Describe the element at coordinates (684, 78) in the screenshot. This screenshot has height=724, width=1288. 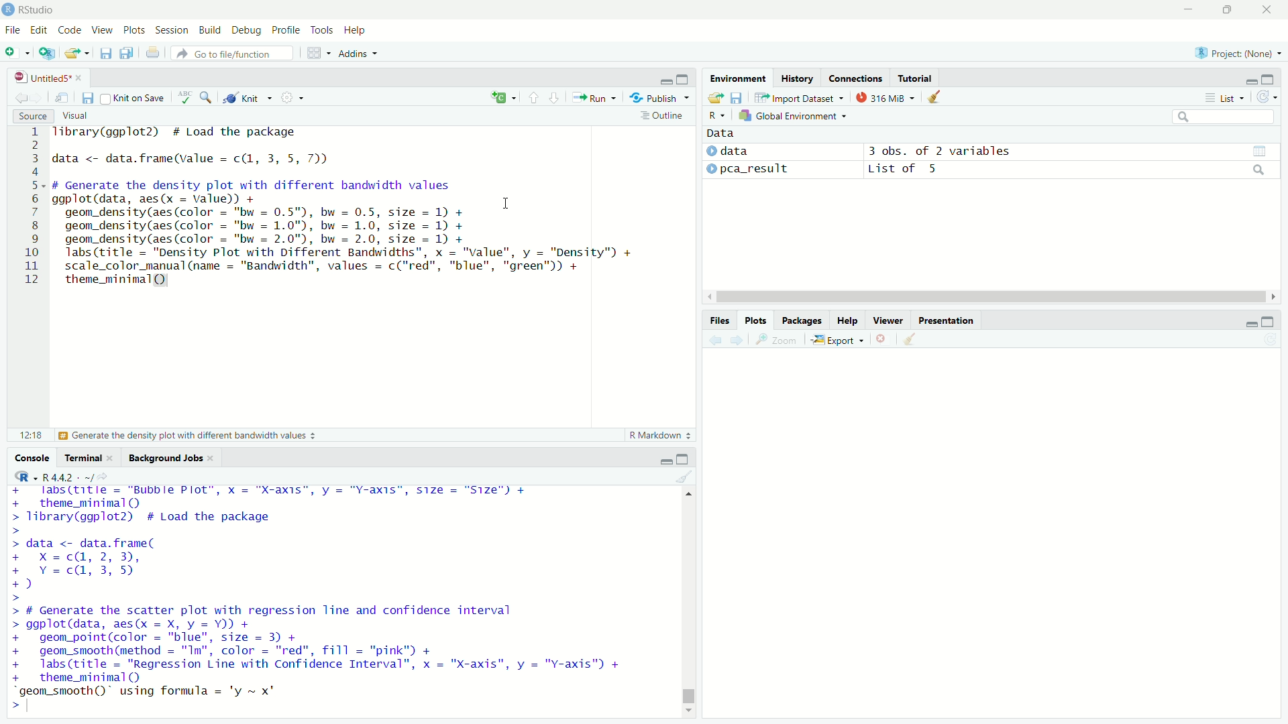
I see `maximize` at that location.